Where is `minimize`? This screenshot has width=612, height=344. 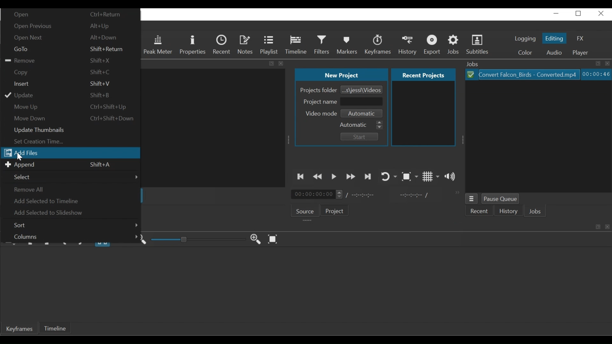 minimize is located at coordinates (556, 13).